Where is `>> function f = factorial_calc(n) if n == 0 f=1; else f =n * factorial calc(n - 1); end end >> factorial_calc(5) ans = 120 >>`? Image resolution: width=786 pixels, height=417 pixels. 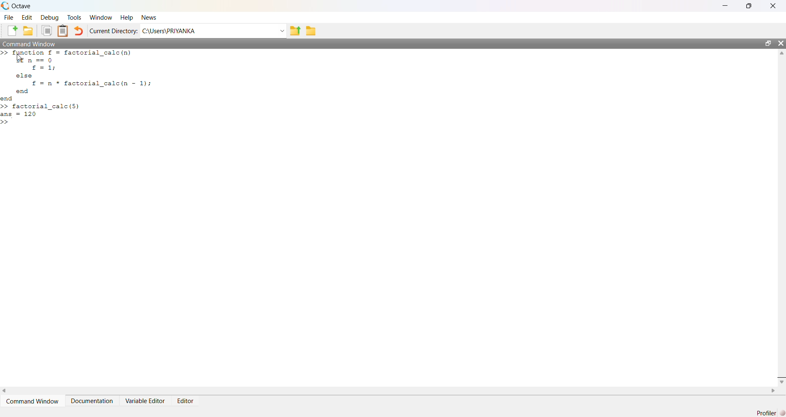
>> function f = factorial_calc(n) if n == 0 f=1; else f =n * factorial calc(n - 1); end end >> factorial_calc(5) ans = 120 >> is located at coordinates (77, 88).